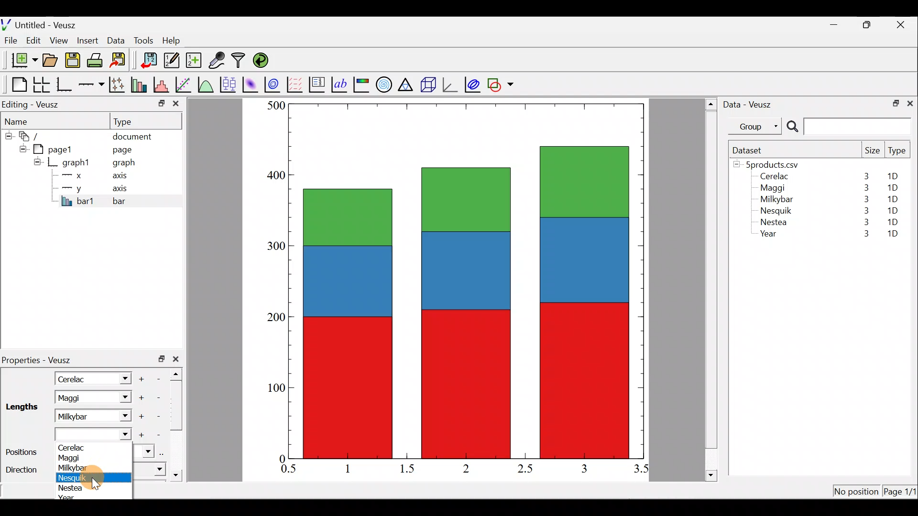  What do you see at coordinates (124, 189) in the screenshot?
I see `axis` at bounding box center [124, 189].